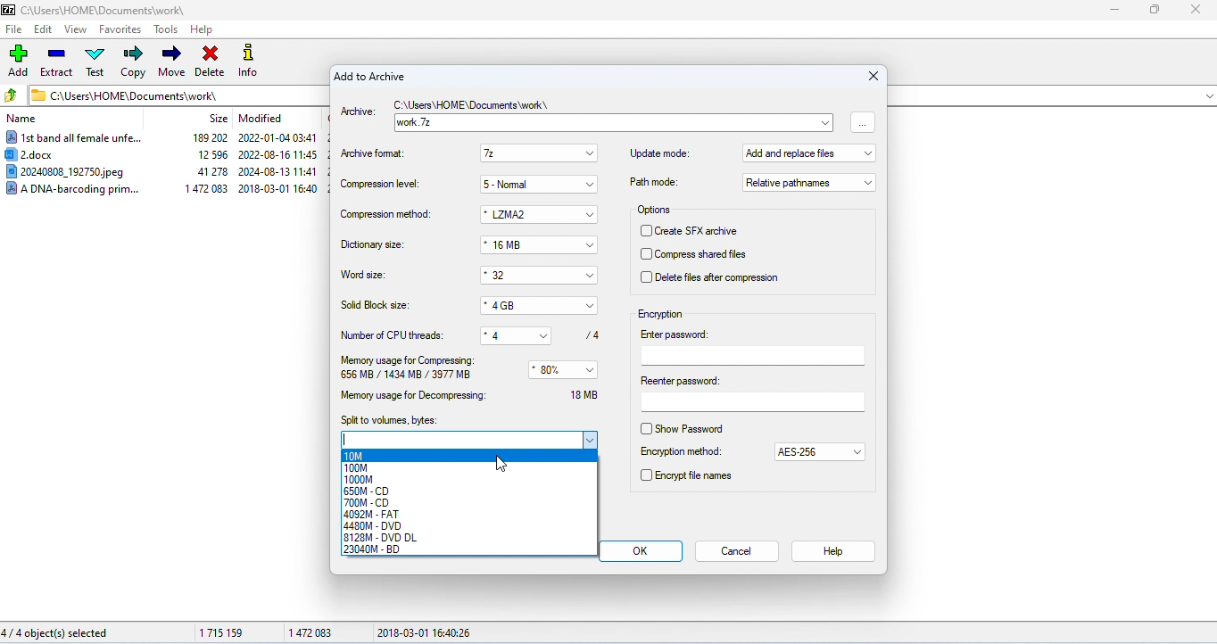 Image resolution: width=1217 pixels, height=644 pixels. Describe the element at coordinates (593, 185) in the screenshot. I see `drop down` at that location.